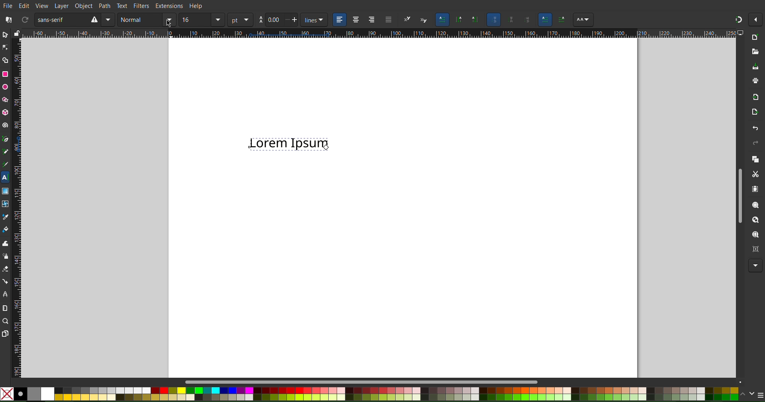 The image size is (765, 402). What do you see at coordinates (753, 205) in the screenshot?
I see `Zoom Selection` at bounding box center [753, 205].